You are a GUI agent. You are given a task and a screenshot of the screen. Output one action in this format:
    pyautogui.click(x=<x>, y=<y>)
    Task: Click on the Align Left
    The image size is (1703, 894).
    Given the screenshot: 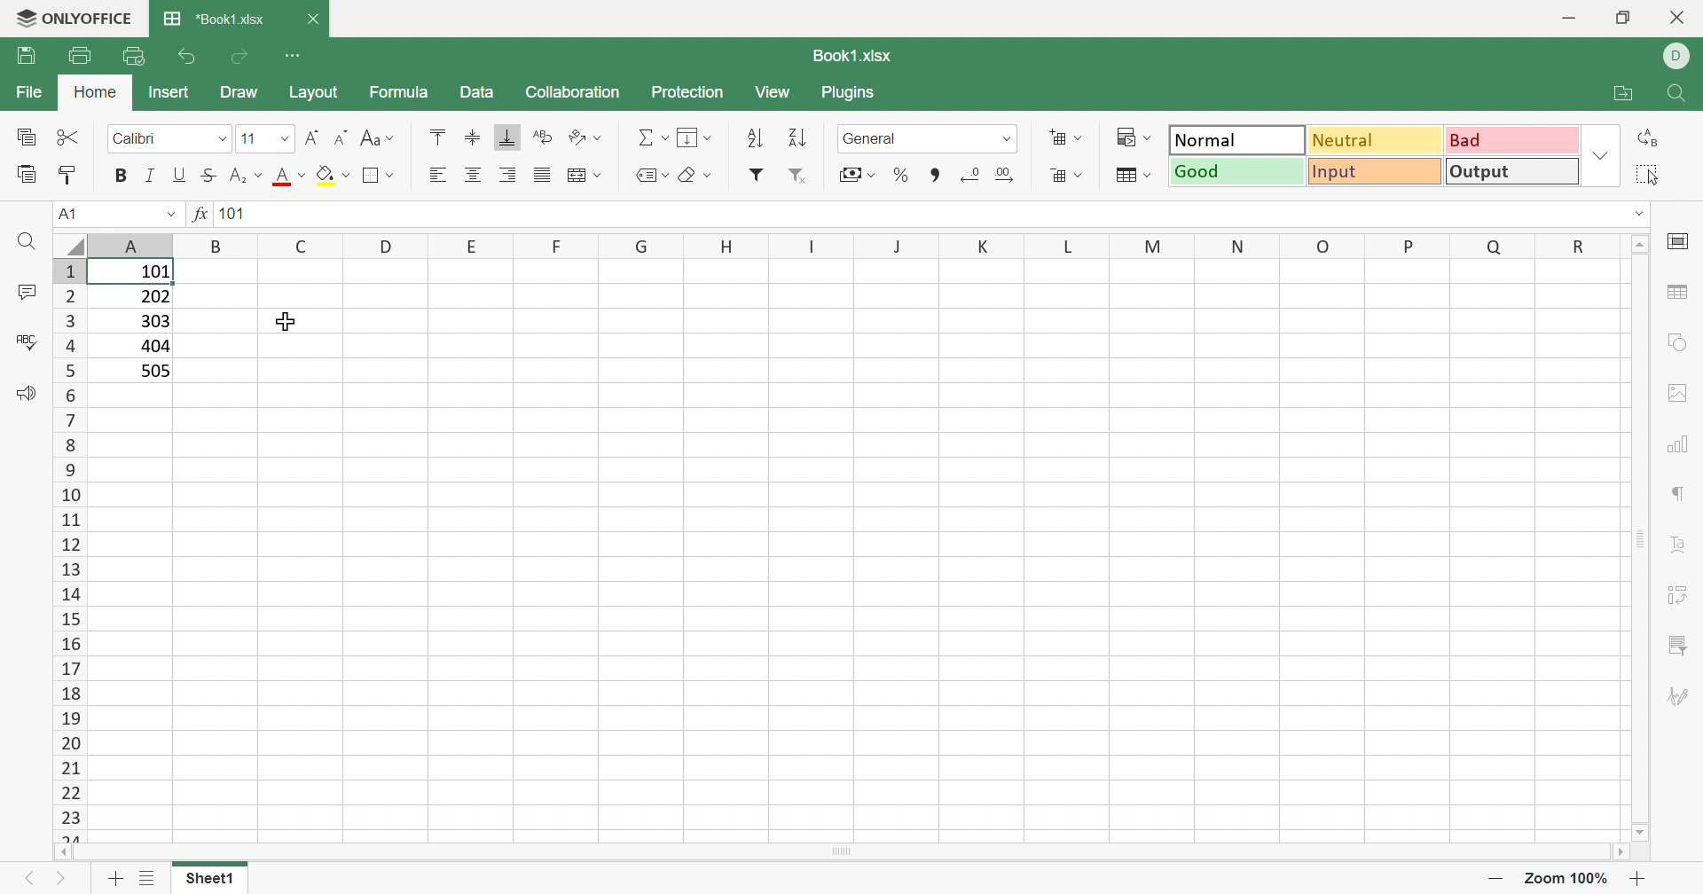 What is the action you would take?
    pyautogui.click(x=437, y=176)
    